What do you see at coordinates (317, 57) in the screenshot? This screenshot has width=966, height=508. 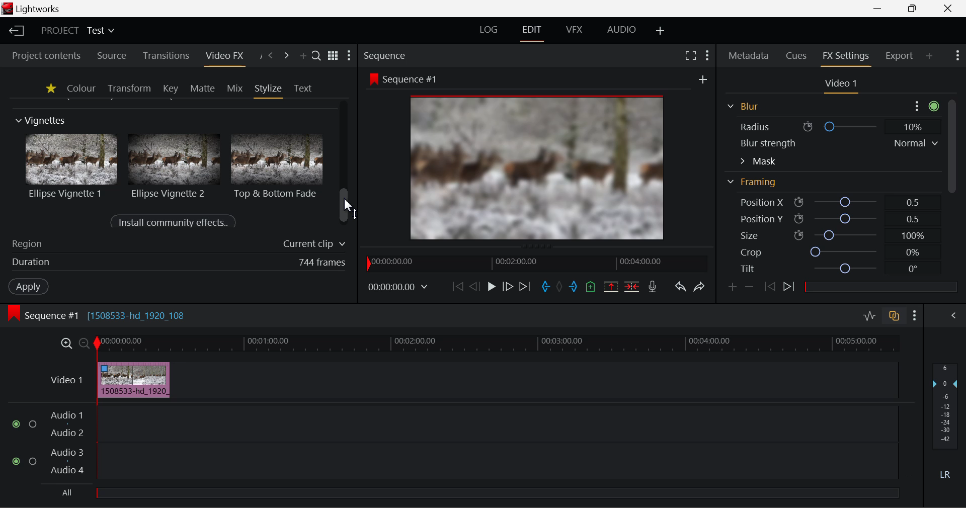 I see `Search` at bounding box center [317, 57].